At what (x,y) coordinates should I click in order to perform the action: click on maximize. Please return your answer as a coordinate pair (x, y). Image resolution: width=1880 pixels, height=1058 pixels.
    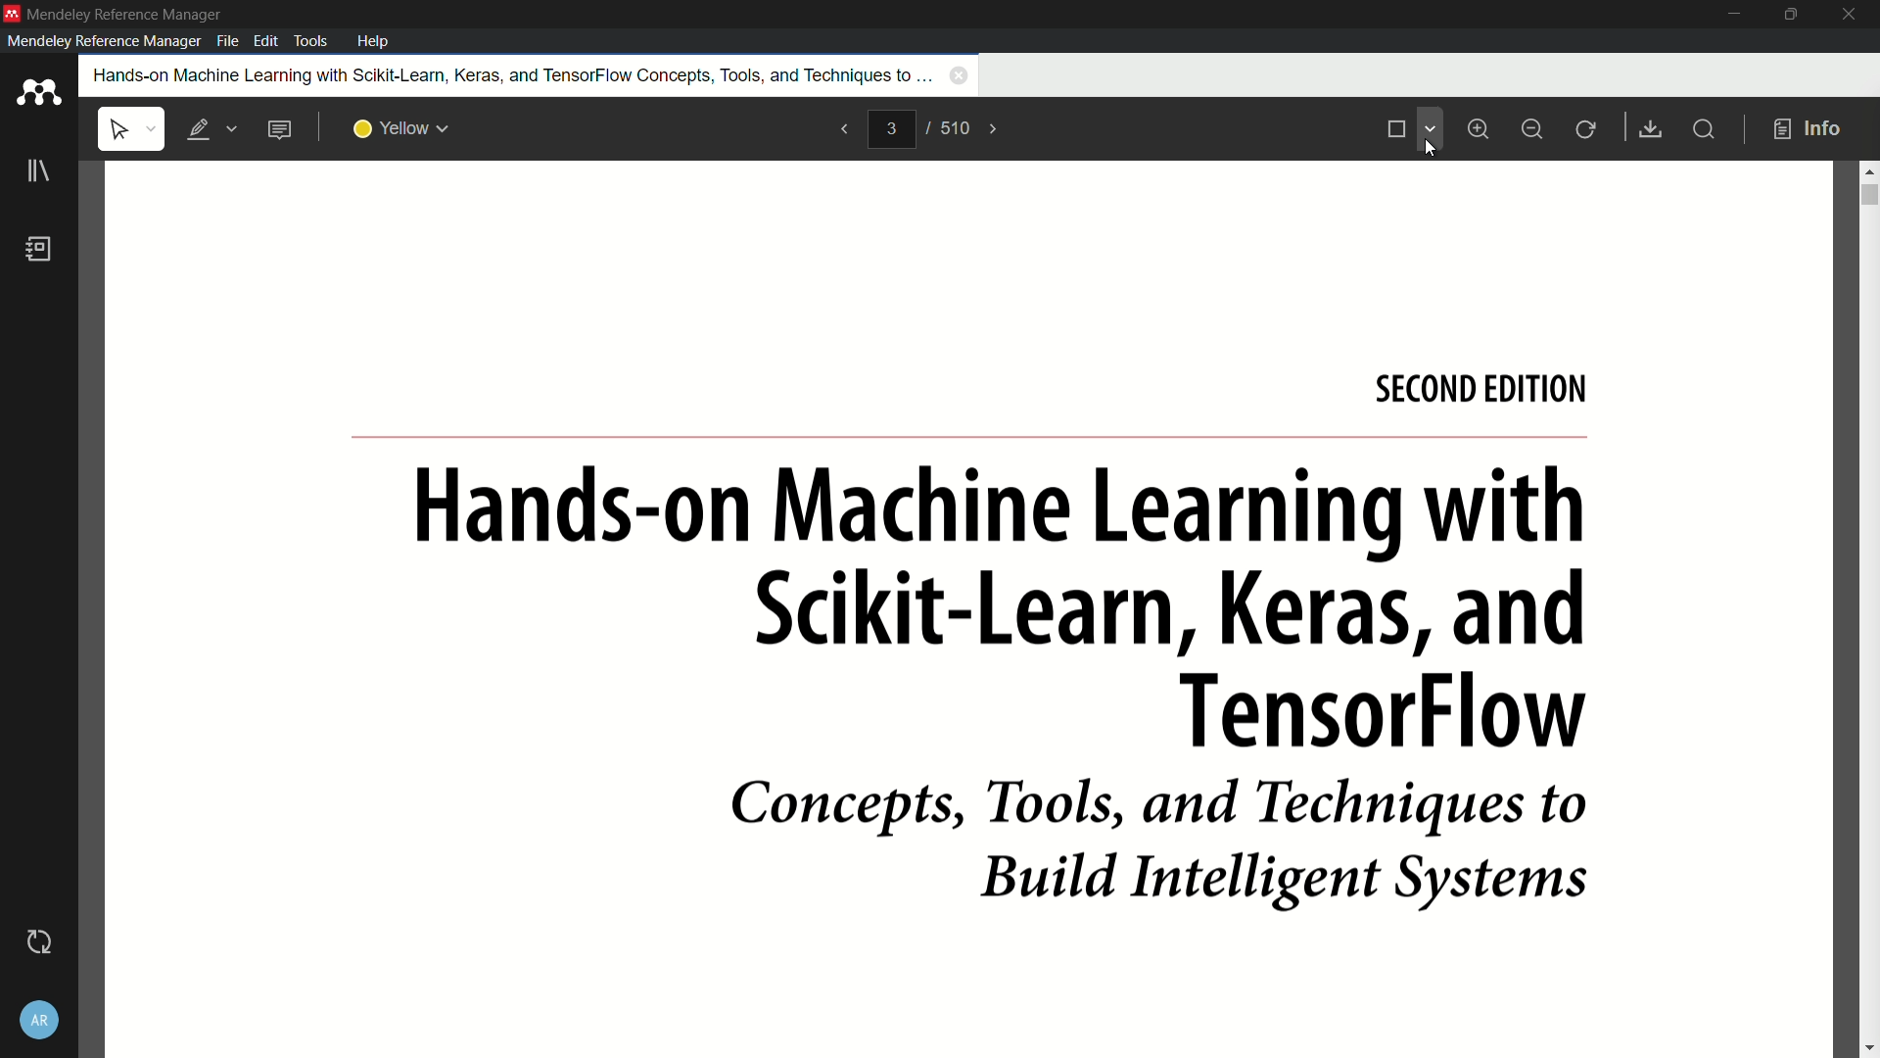
    Looking at the image, I should click on (1790, 15).